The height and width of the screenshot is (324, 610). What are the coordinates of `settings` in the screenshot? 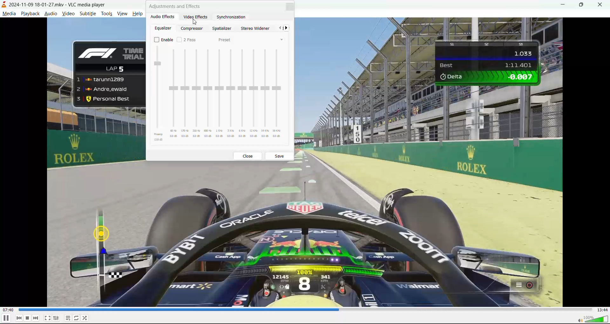 It's located at (56, 317).